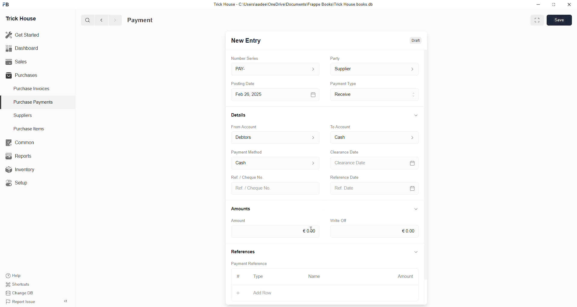  I want to click on Sales, so click(17, 62).